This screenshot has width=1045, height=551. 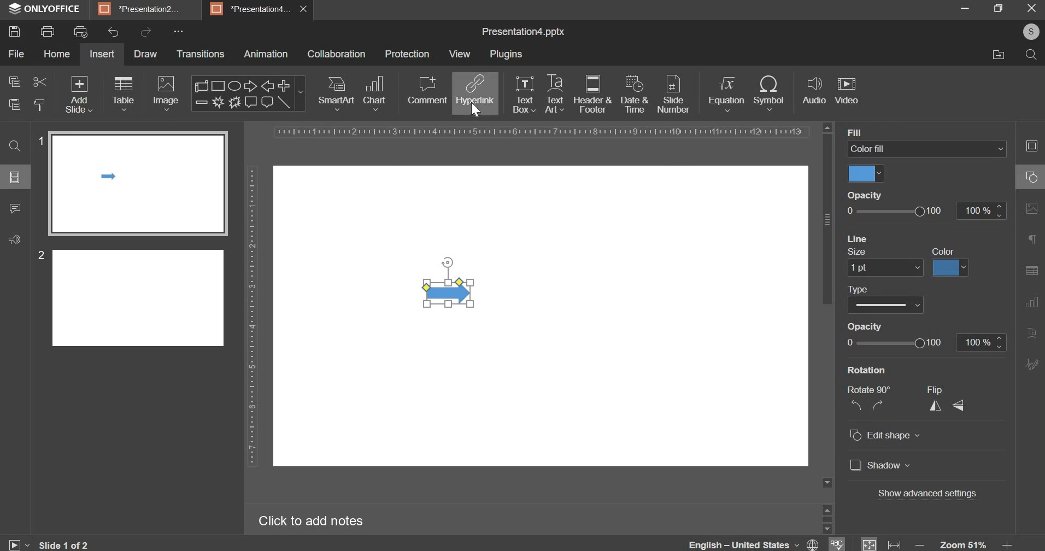 I want to click on language, so click(x=754, y=542).